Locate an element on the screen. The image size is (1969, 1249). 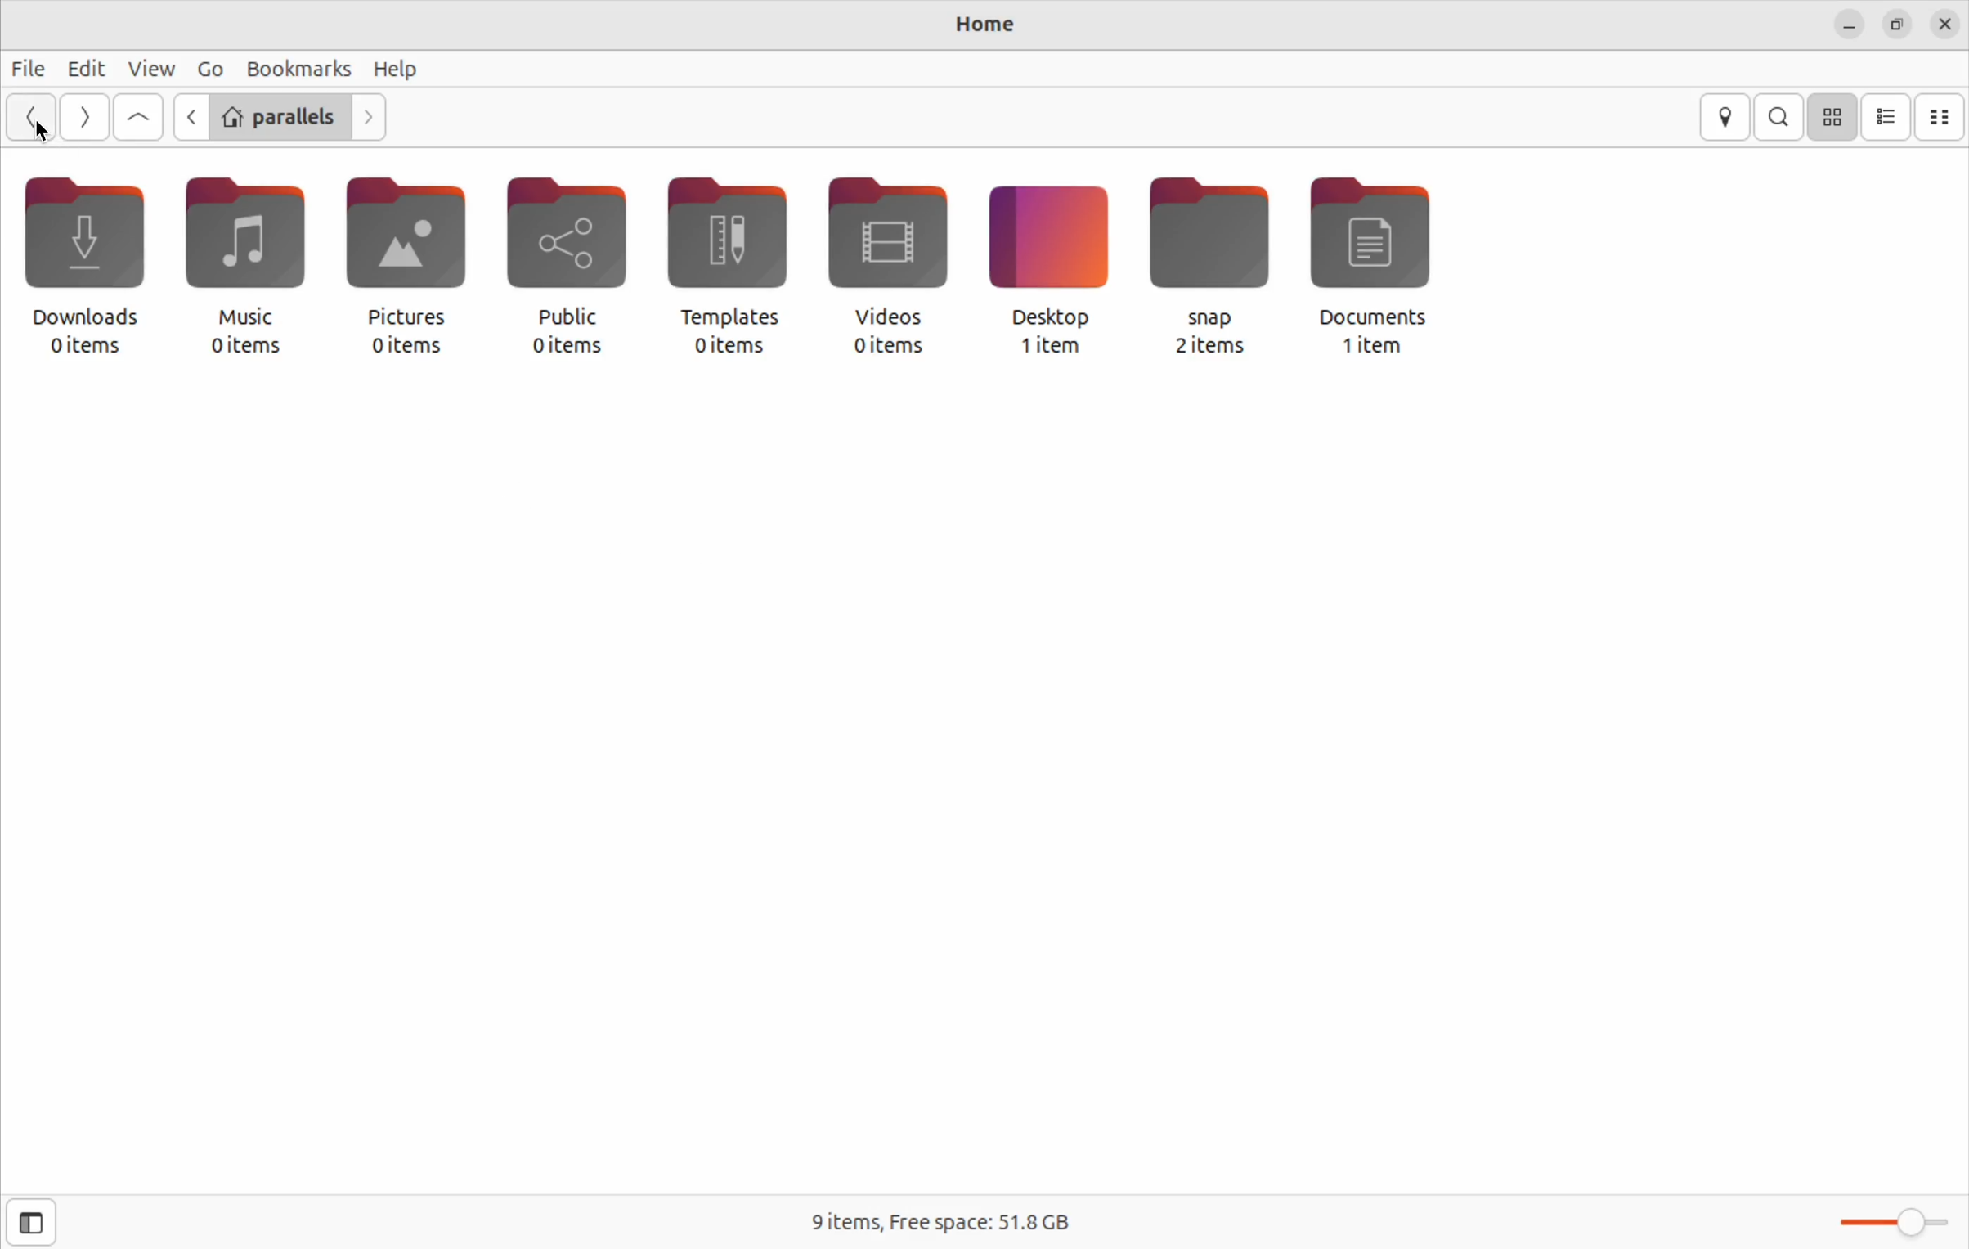
snap 2 items is located at coordinates (1205, 276).